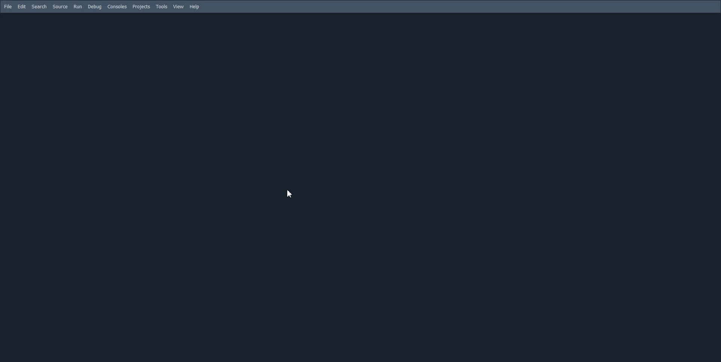 This screenshot has width=721, height=362. Describe the element at coordinates (162, 7) in the screenshot. I see `Tools` at that location.